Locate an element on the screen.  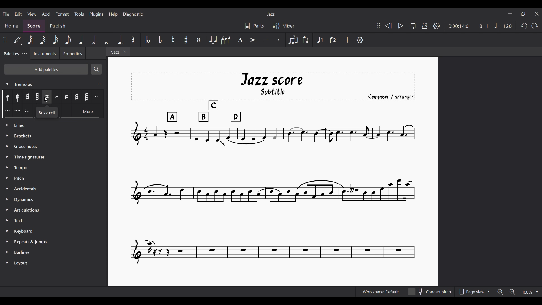
Repeats and jumps is located at coordinates (53, 242).